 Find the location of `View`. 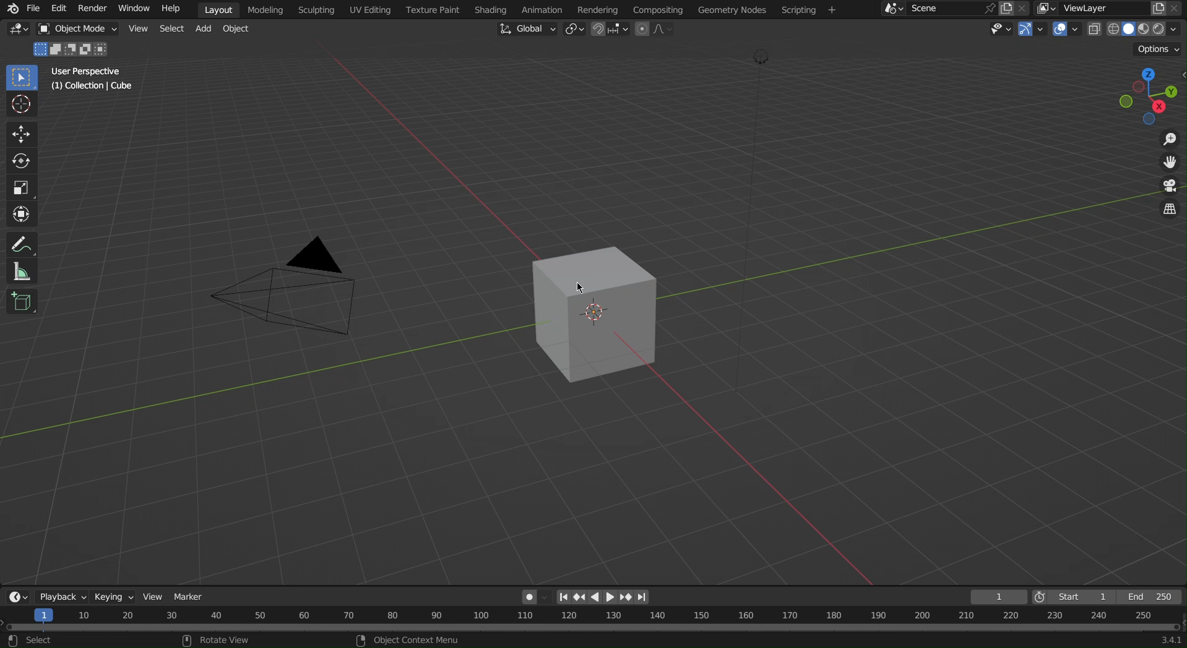

View is located at coordinates (137, 30).